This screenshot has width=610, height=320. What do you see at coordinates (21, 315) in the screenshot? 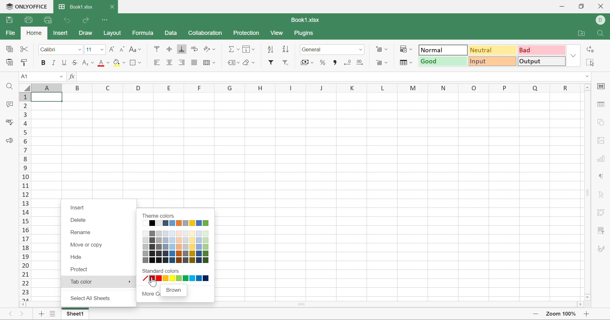
I see `Next` at bounding box center [21, 315].